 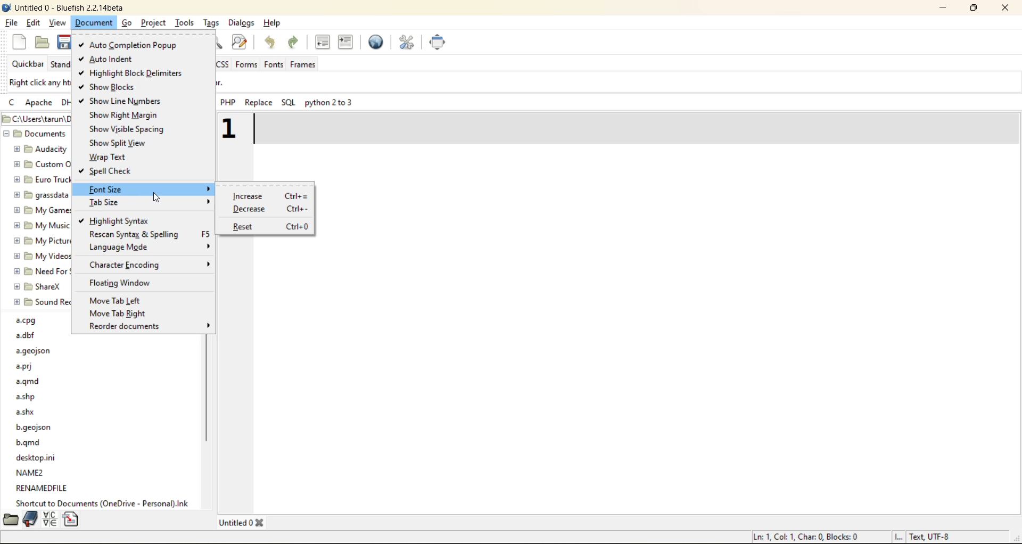 I want to click on show split view, so click(x=118, y=143).